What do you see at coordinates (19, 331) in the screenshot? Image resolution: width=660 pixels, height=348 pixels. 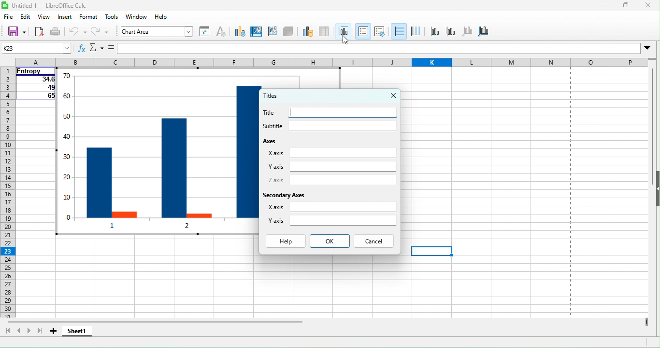 I see `scroll to previous sheet` at bounding box center [19, 331].